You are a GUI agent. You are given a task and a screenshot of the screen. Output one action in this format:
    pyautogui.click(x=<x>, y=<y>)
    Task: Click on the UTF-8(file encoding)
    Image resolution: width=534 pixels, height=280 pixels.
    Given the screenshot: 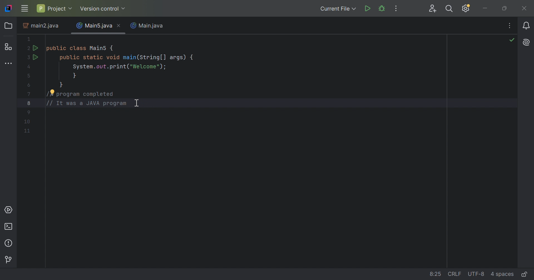 What is the action you would take?
    pyautogui.click(x=476, y=274)
    